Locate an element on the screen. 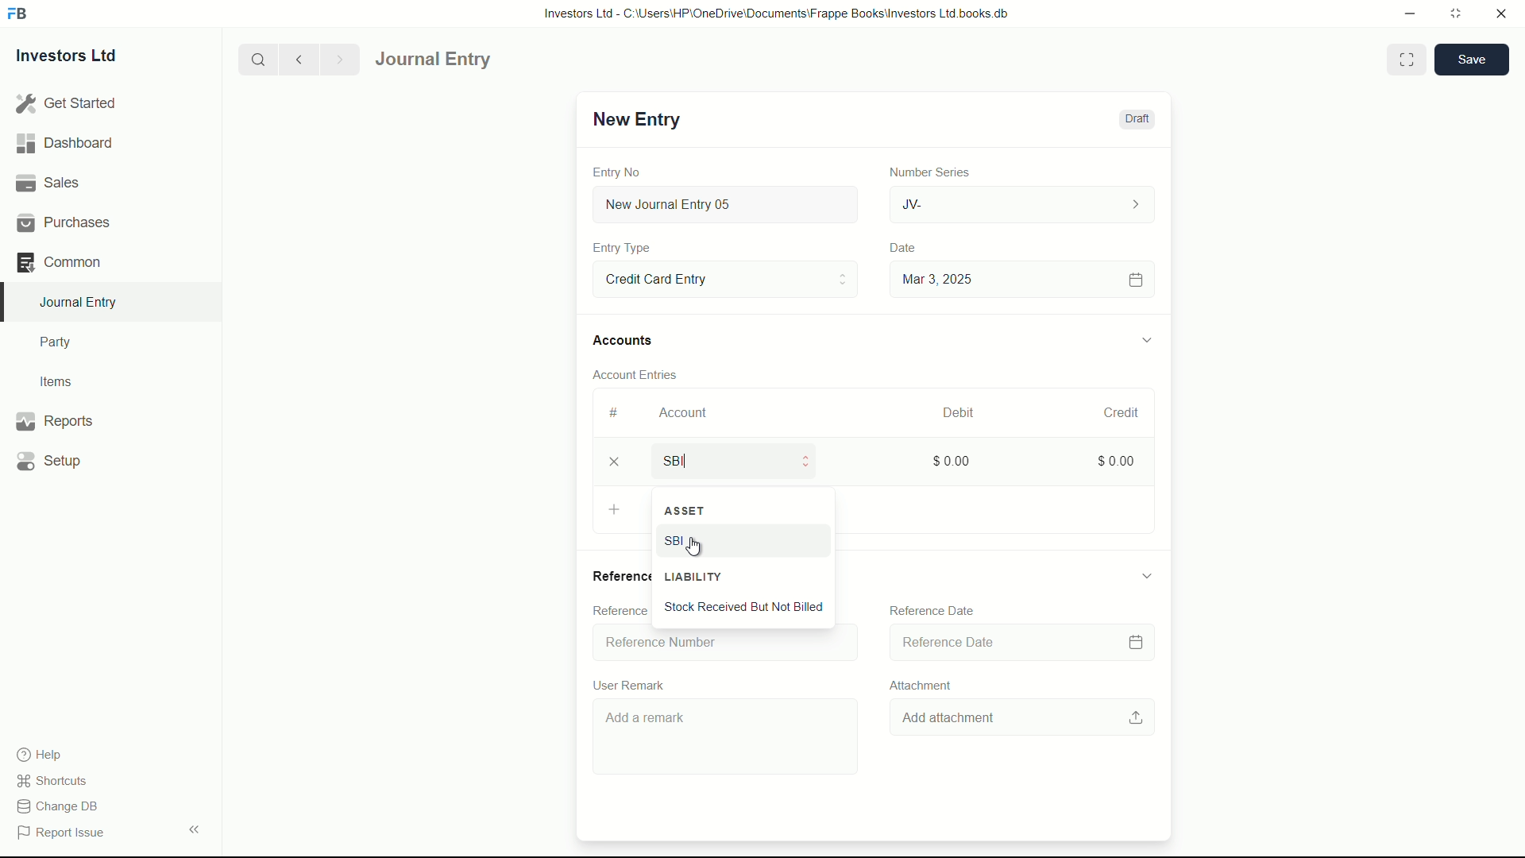 This screenshot has width=1525, height=858. SBI is located at coordinates (724, 543).